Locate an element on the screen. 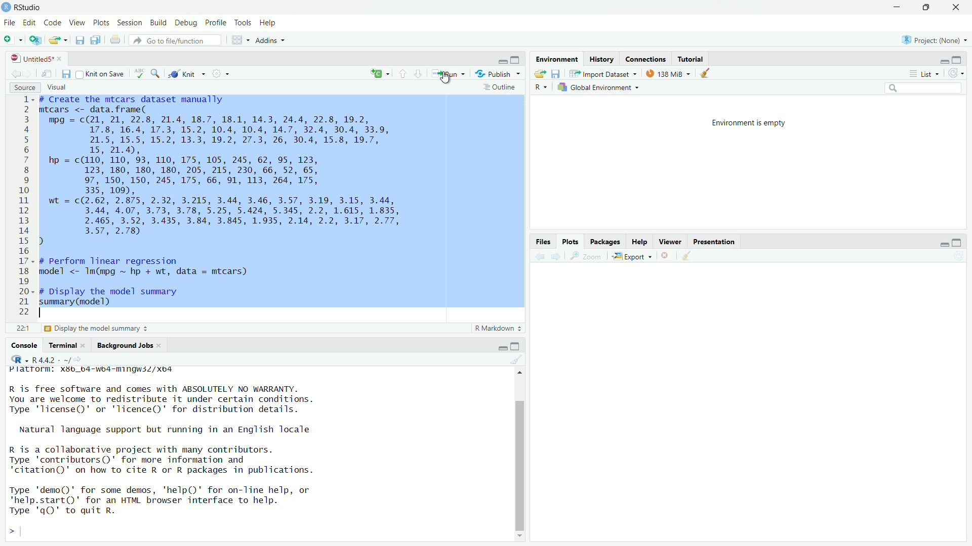  tools is located at coordinates (242, 22).